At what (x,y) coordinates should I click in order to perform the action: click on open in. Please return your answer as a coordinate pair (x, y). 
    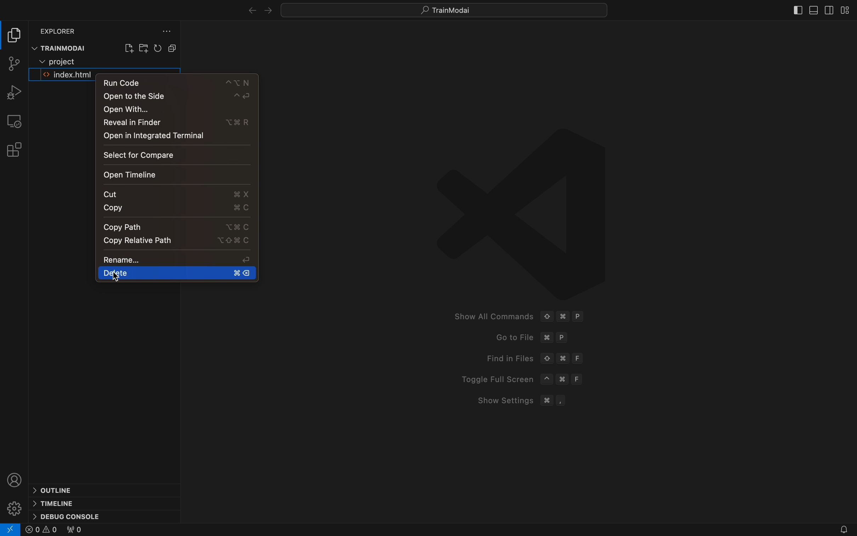
    Looking at the image, I should click on (153, 136).